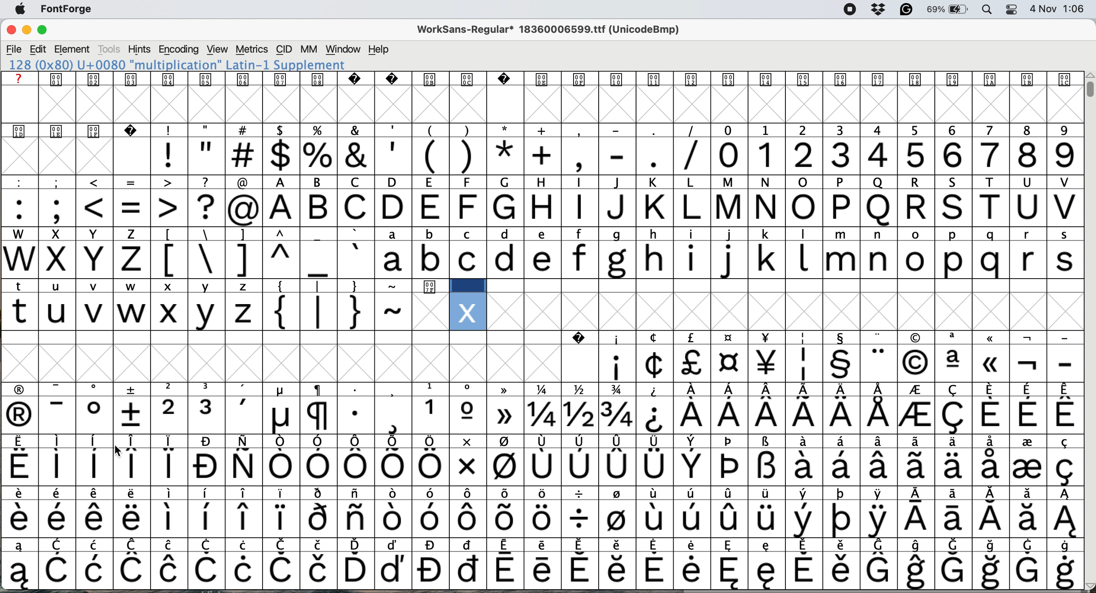 The width and height of the screenshot is (1096, 593). What do you see at coordinates (79, 158) in the screenshot?
I see `glyph grid` at bounding box center [79, 158].